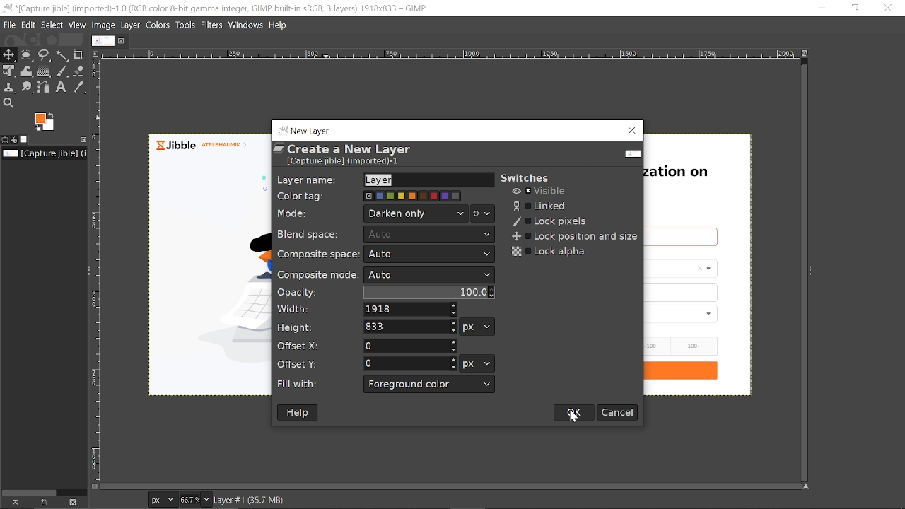 This screenshot has width=905, height=509. Describe the element at coordinates (78, 54) in the screenshot. I see `Crop tool` at that location.